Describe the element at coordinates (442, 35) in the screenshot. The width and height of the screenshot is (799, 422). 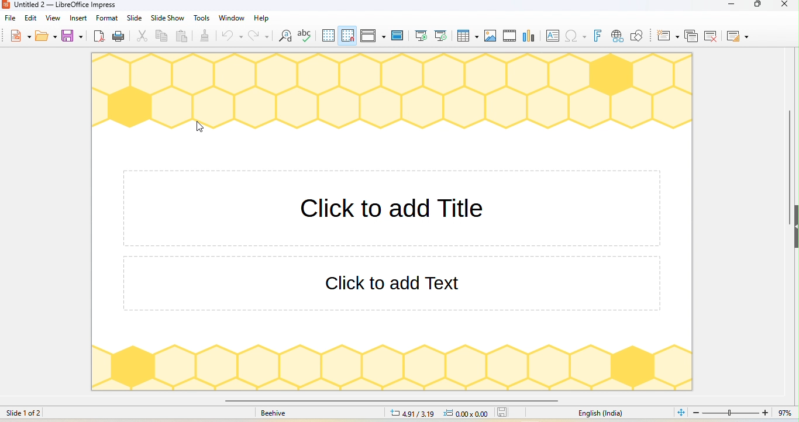
I see `start from current` at that location.